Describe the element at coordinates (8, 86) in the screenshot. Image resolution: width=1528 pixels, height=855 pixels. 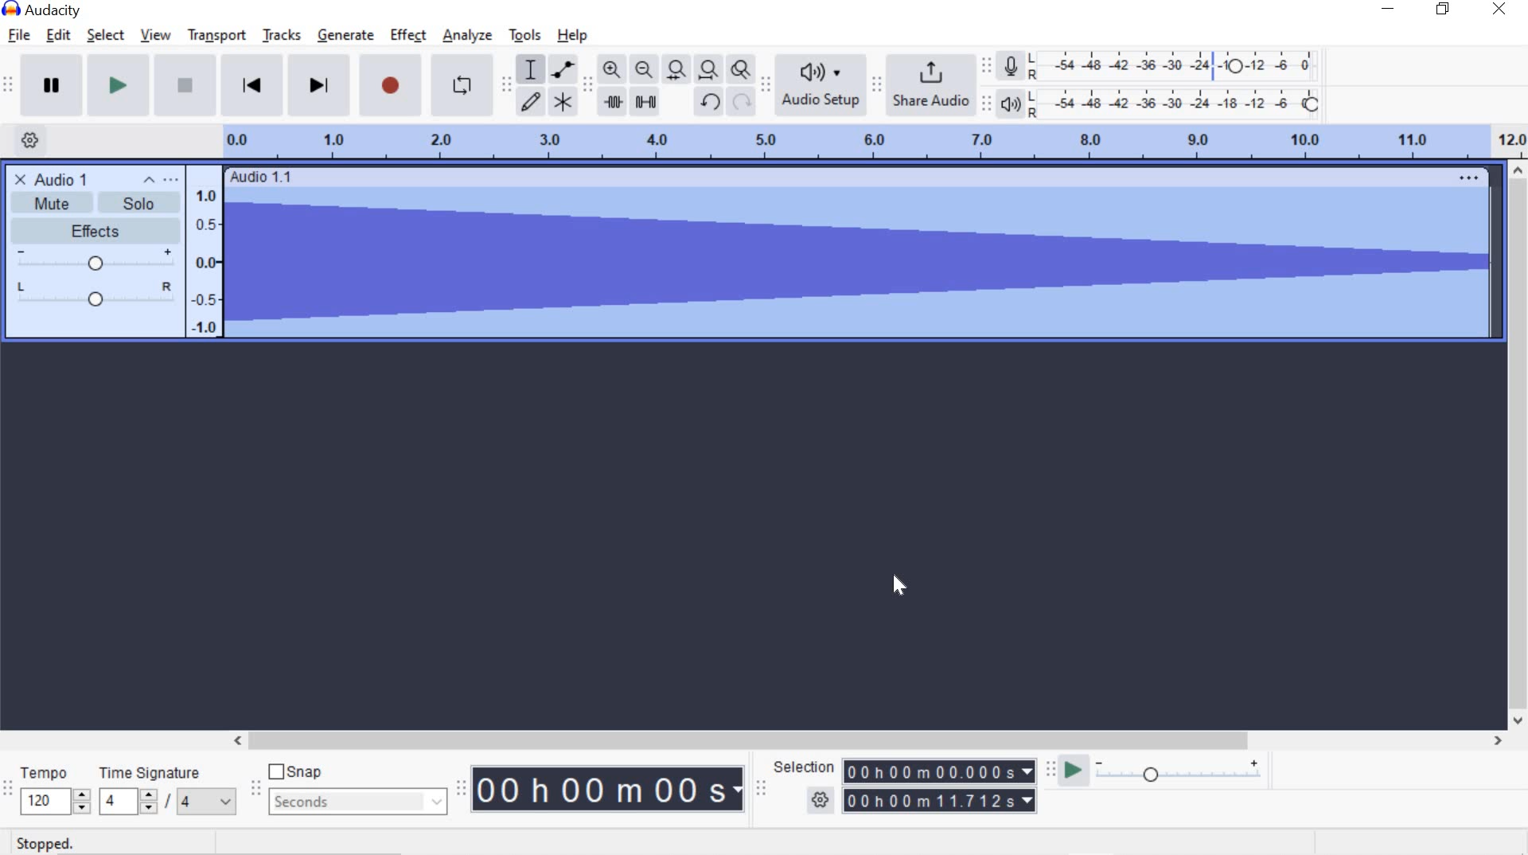
I see `Transport toolbar` at that location.